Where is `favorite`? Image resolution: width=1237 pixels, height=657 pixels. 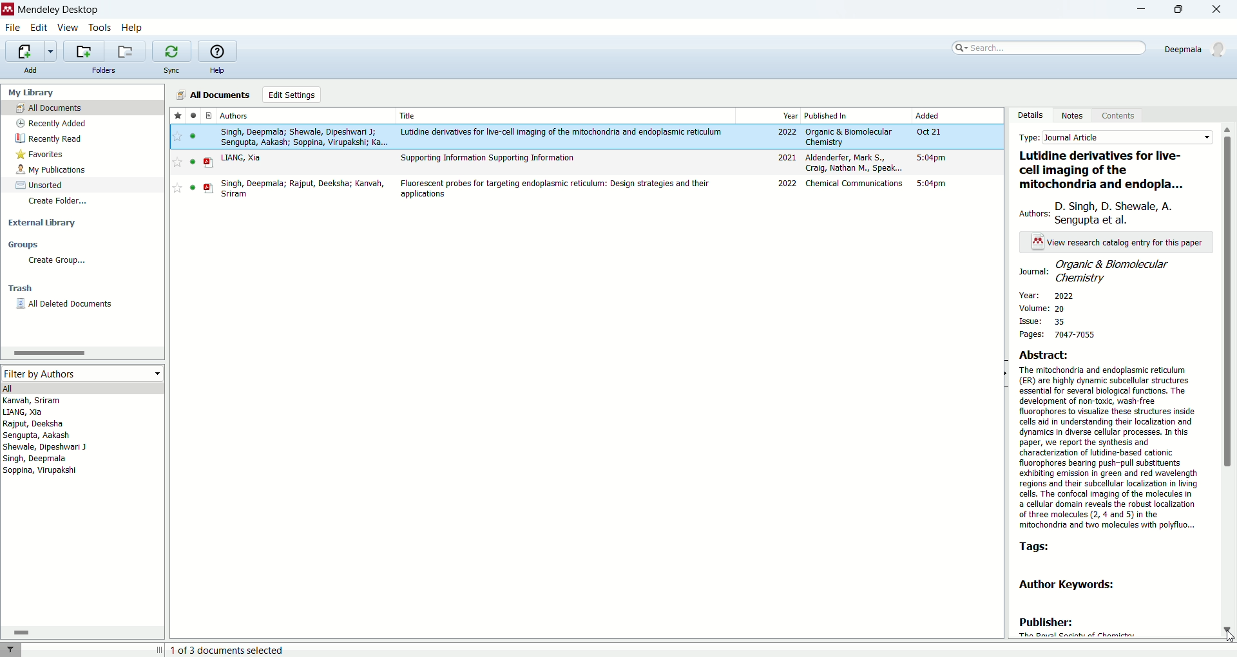
favorite is located at coordinates (177, 162).